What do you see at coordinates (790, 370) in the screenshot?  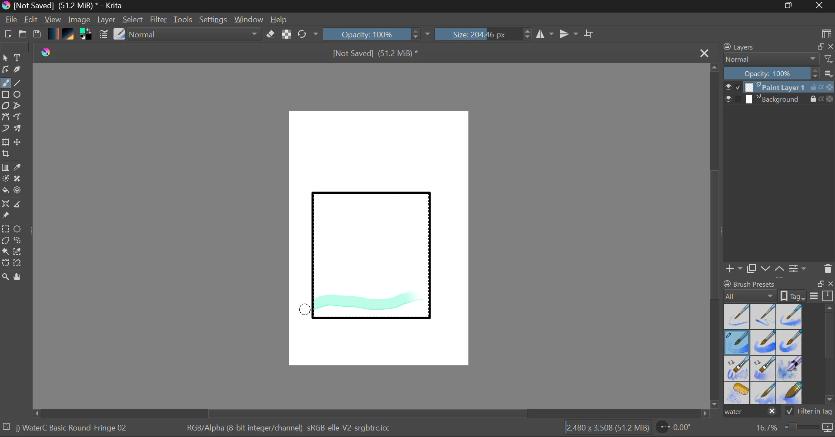 I see `Water C - Special Blobs` at bounding box center [790, 370].